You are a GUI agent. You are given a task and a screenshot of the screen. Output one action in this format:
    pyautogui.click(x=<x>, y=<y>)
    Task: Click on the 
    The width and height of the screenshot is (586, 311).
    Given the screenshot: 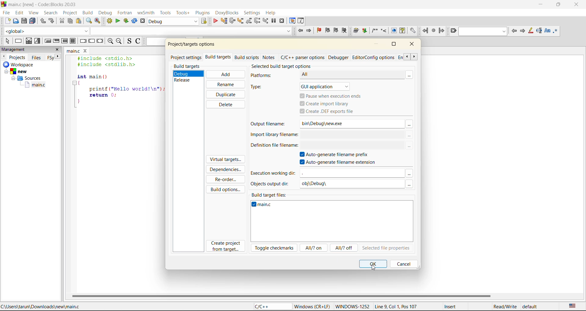 What is the action you would take?
    pyautogui.click(x=346, y=87)
    